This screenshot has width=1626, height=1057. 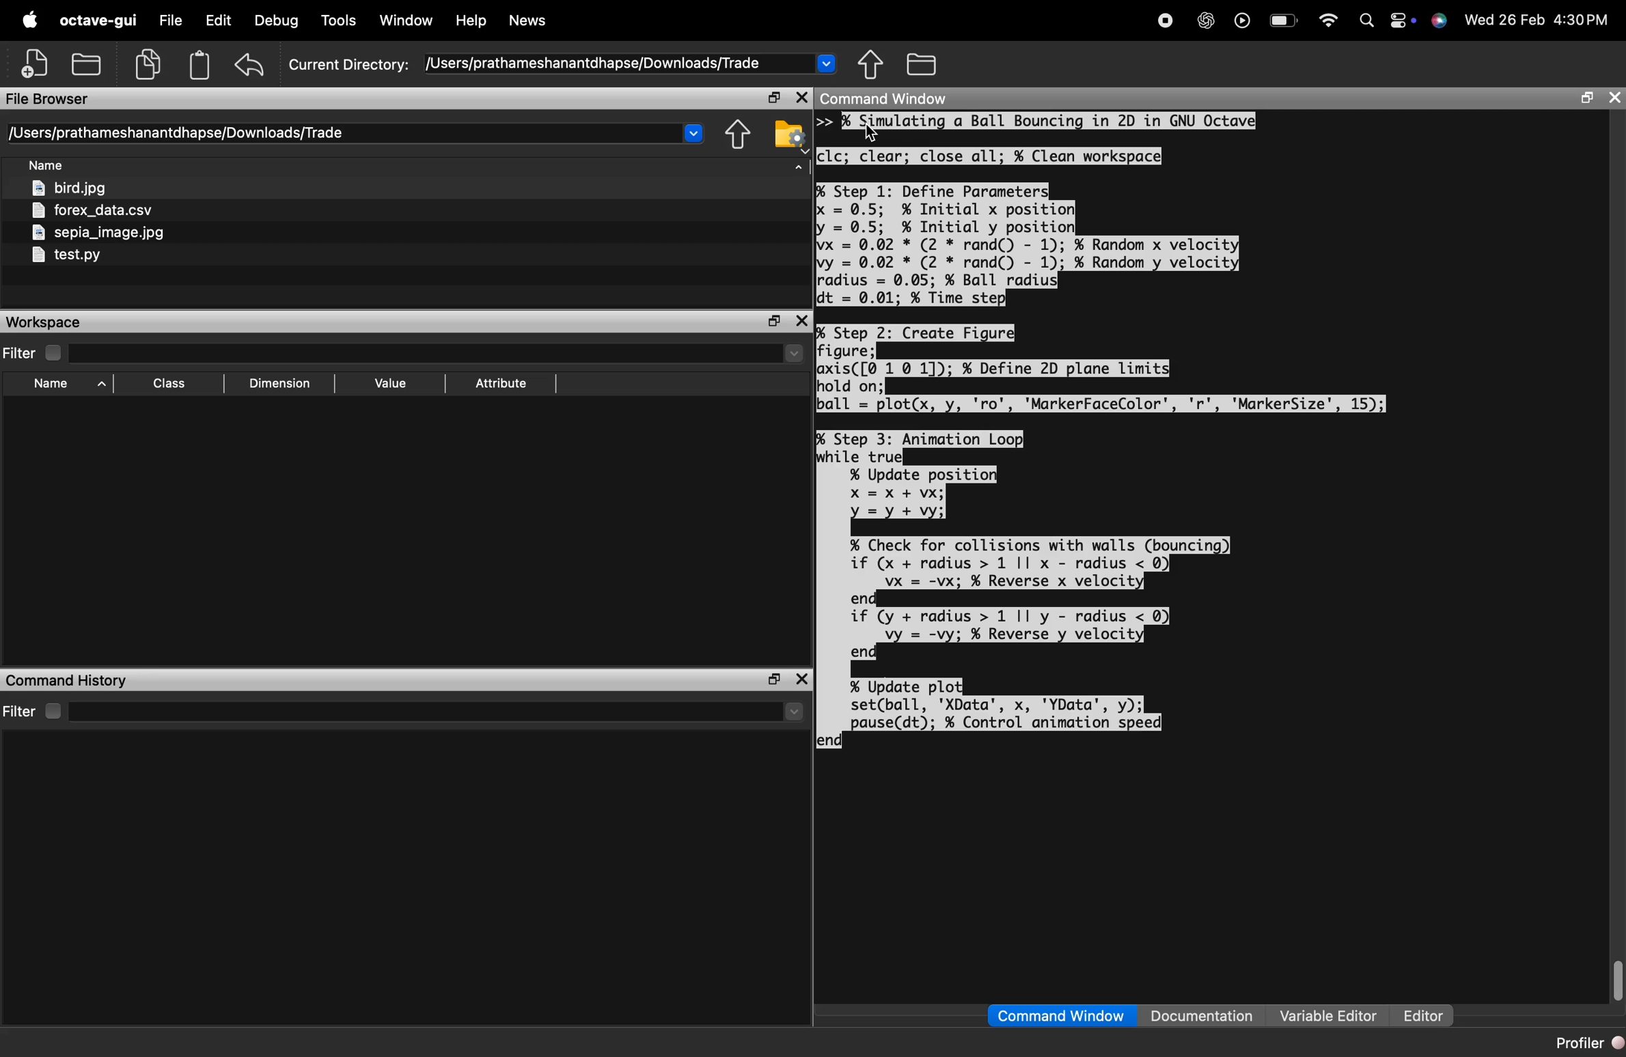 I want to click on Attribute, so click(x=501, y=384).